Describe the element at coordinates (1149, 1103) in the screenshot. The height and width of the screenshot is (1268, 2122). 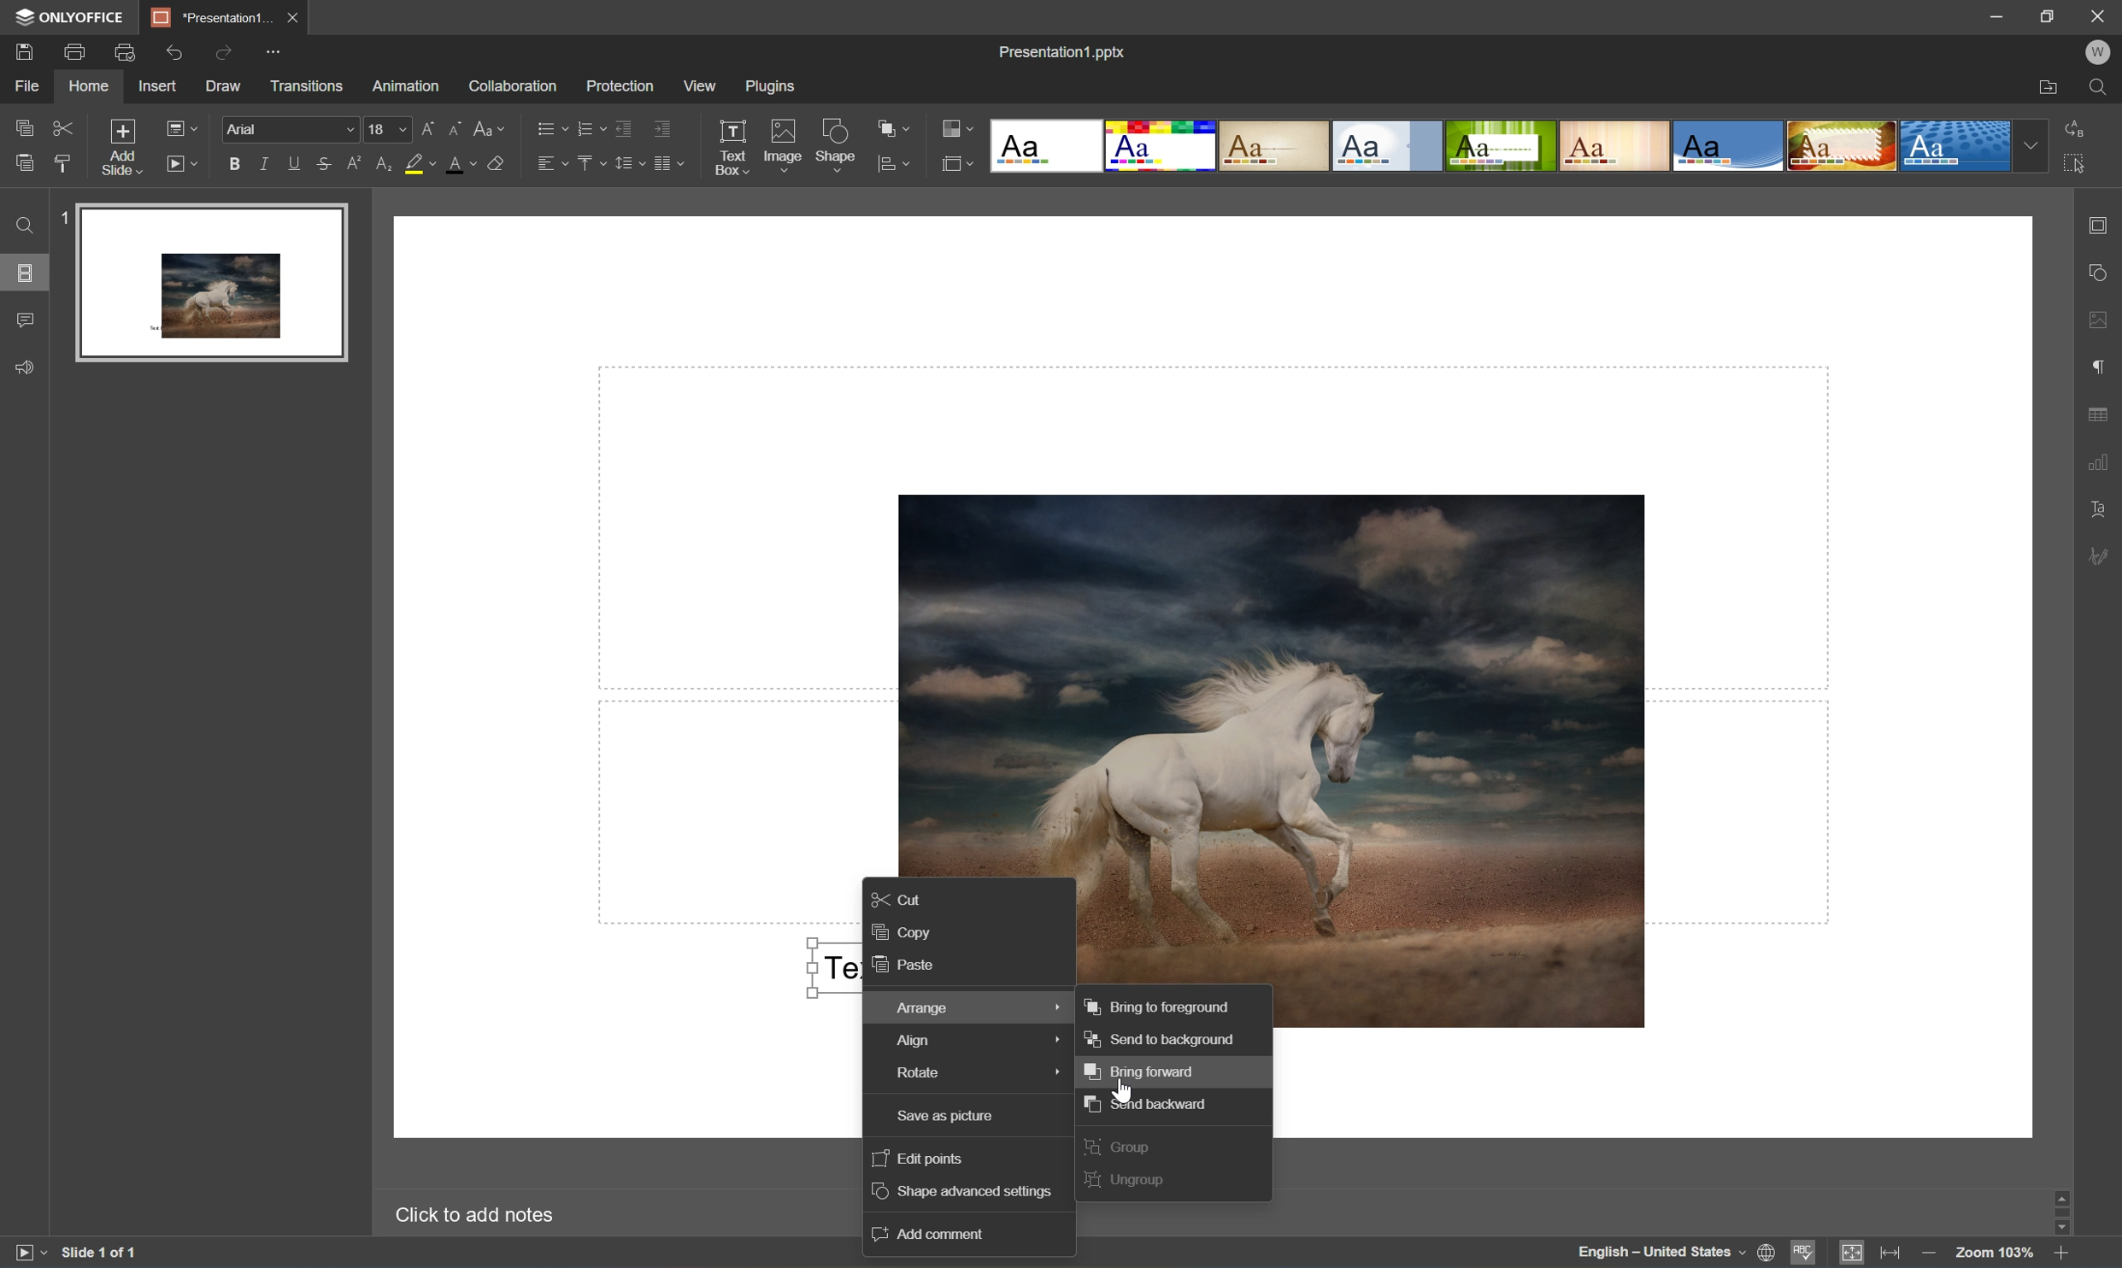
I see `Send backward` at that location.